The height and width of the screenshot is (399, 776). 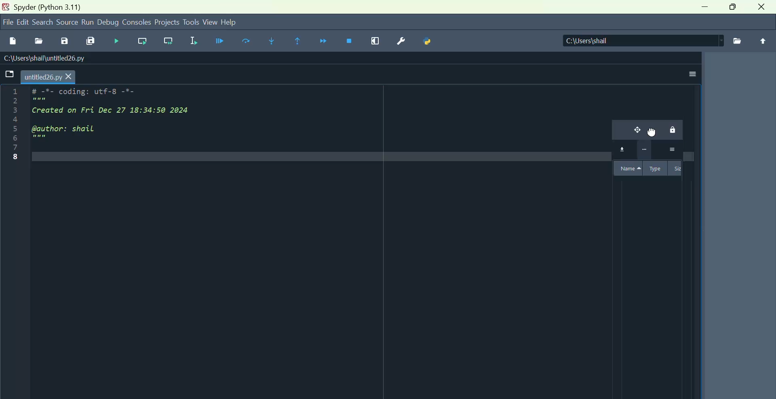 I want to click on tools, so click(x=191, y=22).